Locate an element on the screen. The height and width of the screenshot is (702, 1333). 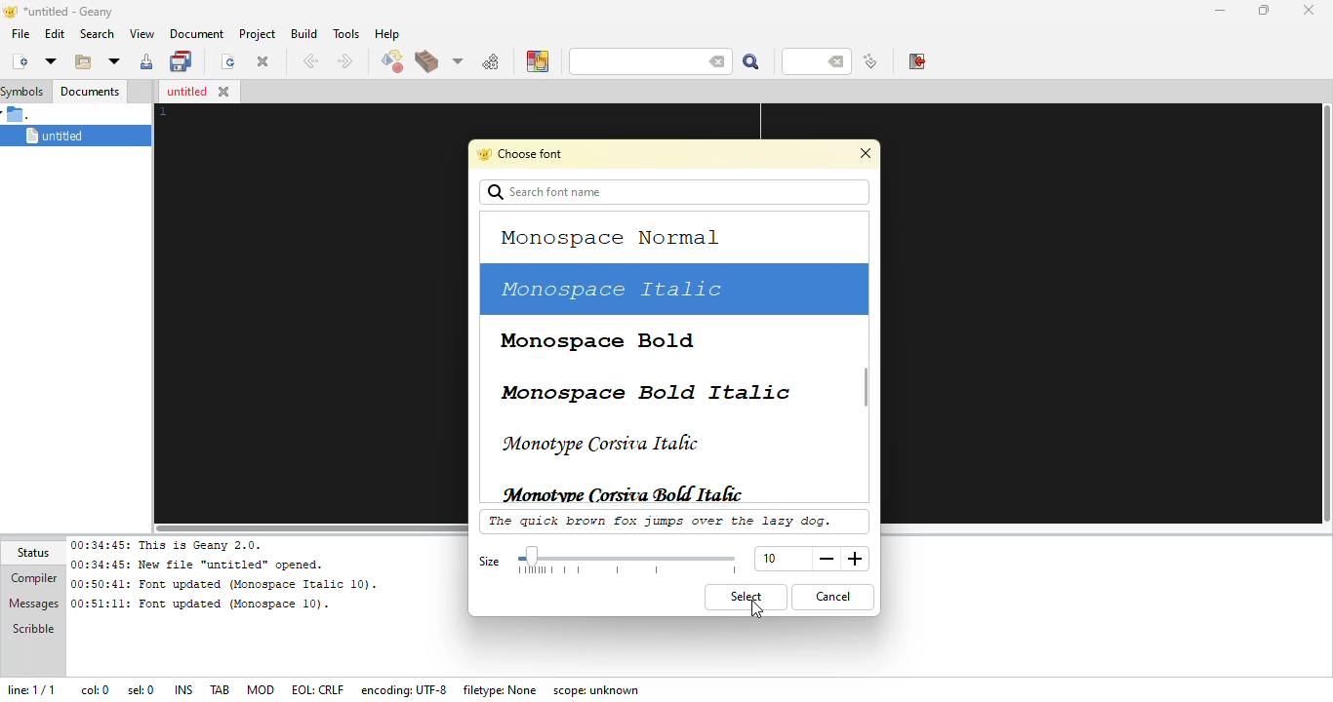
search font name is located at coordinates (554, 194).